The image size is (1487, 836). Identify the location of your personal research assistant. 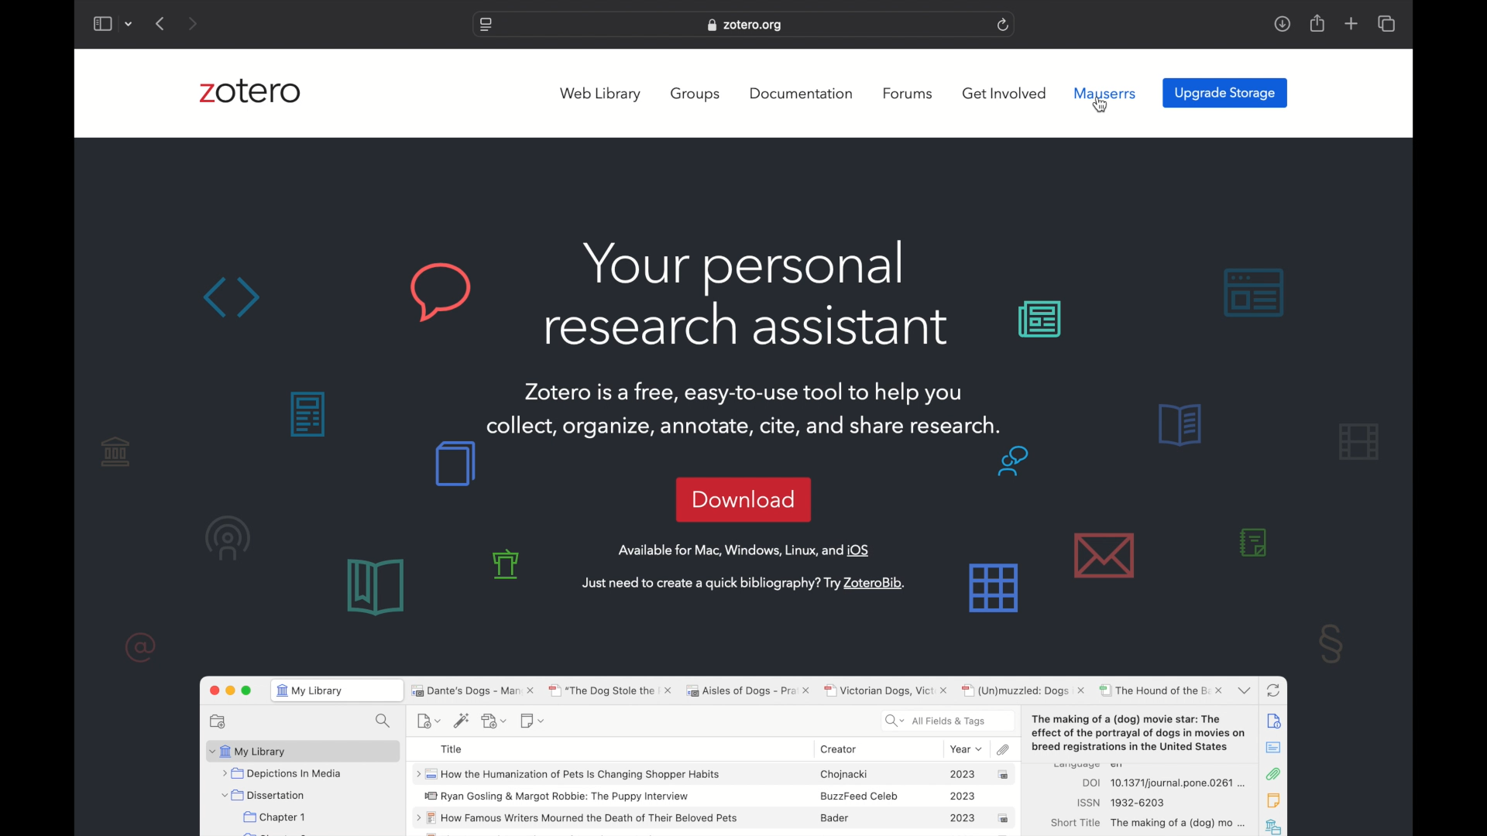
(748, 295).